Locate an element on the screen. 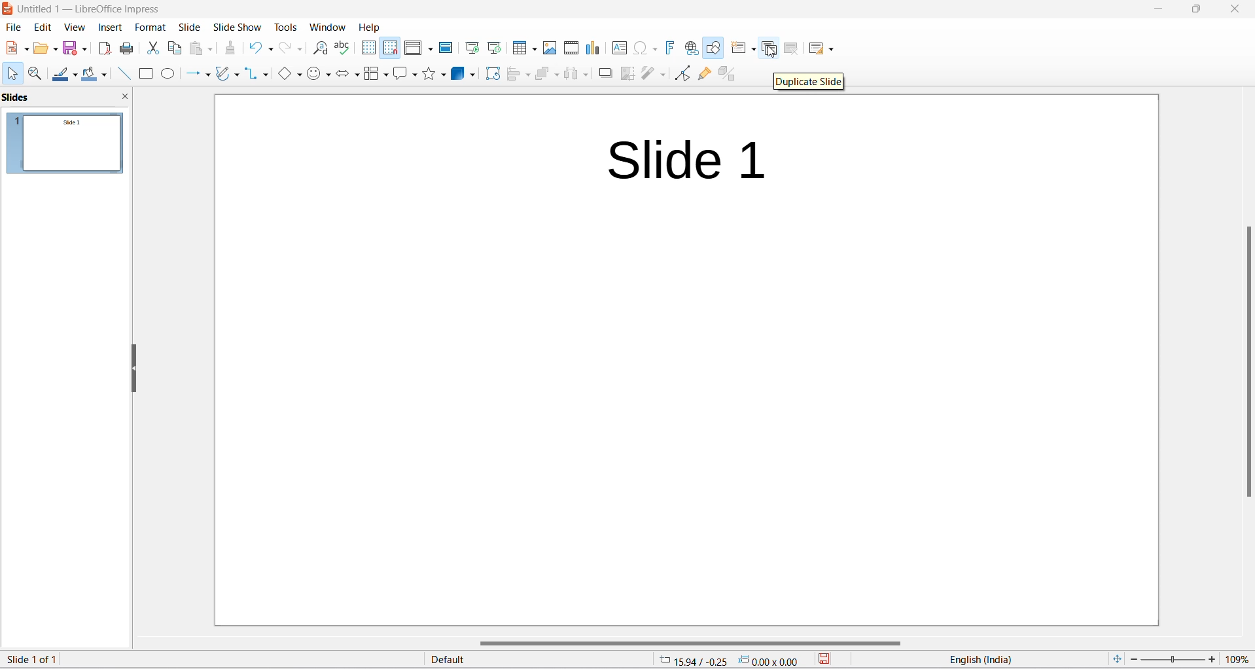 This screenshot has width=1255, height=669. print is located at coordinates (128, 50).